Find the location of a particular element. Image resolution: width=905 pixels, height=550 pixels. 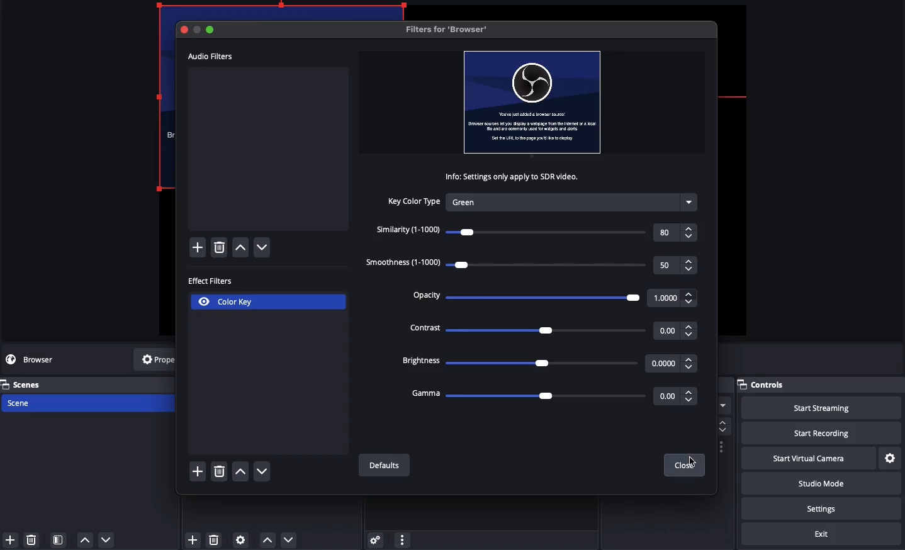

more is located at coordinates (722, 404).